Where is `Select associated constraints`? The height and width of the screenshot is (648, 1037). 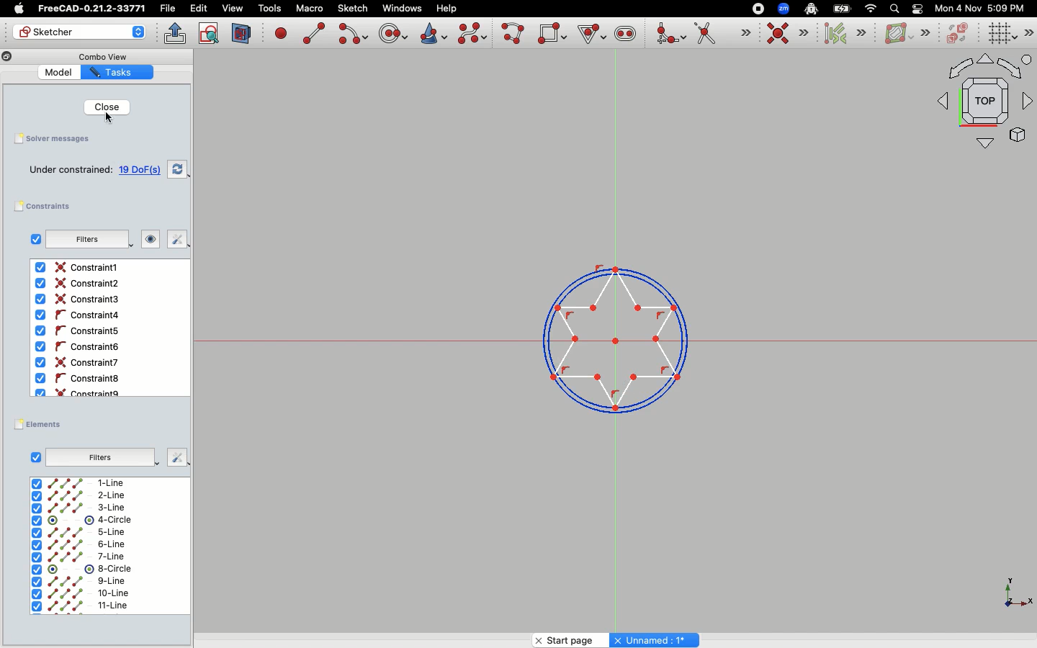 Select associated constraints is located at coordinates (843, 33).